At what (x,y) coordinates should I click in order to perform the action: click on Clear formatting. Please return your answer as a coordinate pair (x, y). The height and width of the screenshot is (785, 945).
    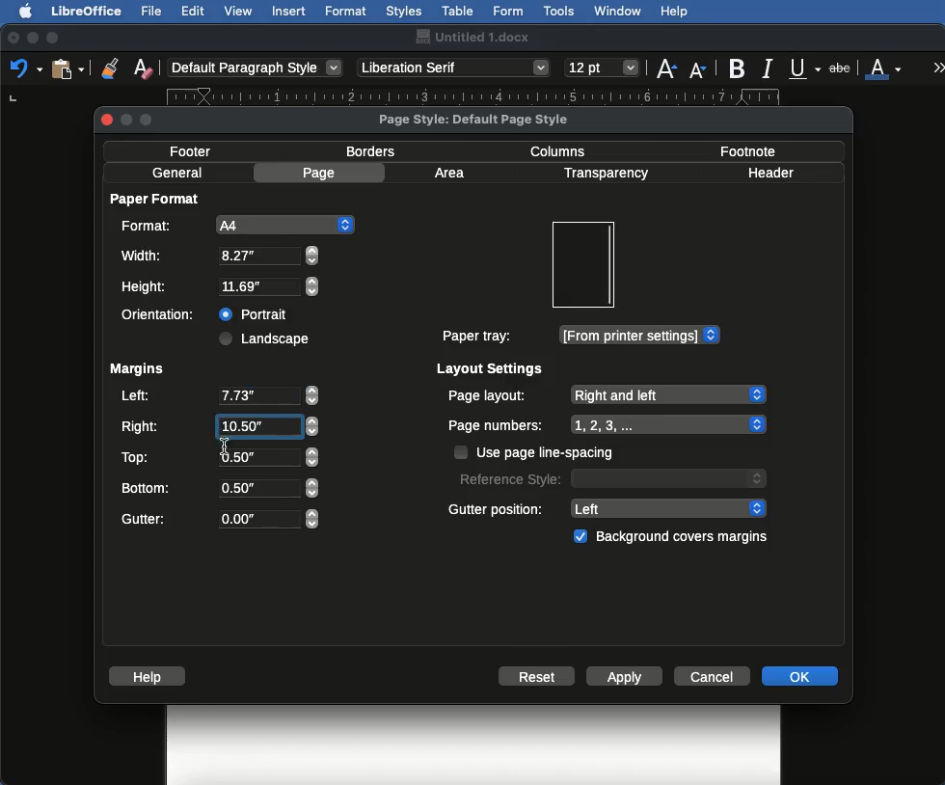
    Looking at the image, I should click on (143, 67).